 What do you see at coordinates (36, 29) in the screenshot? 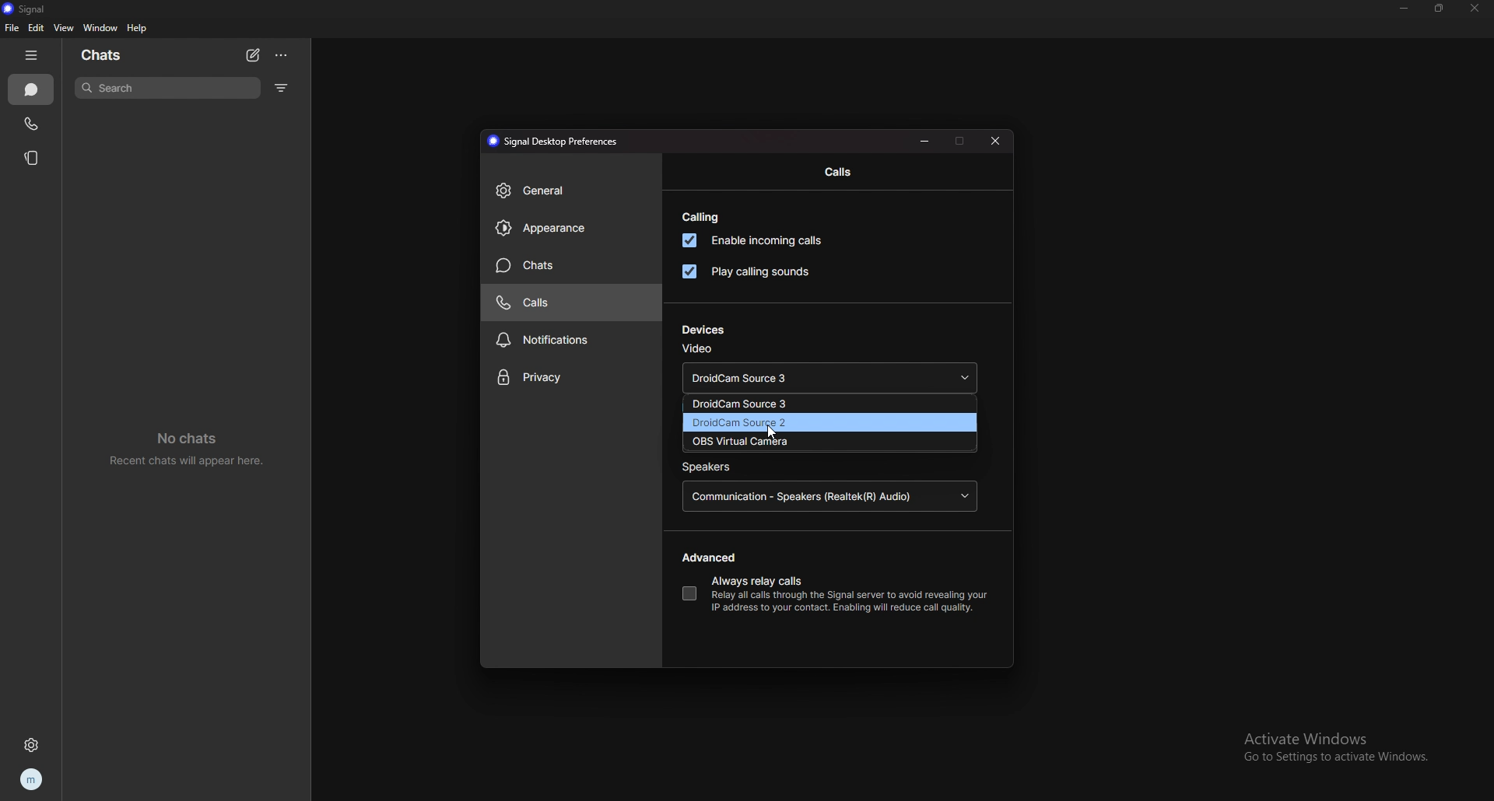
I see `edit` at bounding box center [36, 29].